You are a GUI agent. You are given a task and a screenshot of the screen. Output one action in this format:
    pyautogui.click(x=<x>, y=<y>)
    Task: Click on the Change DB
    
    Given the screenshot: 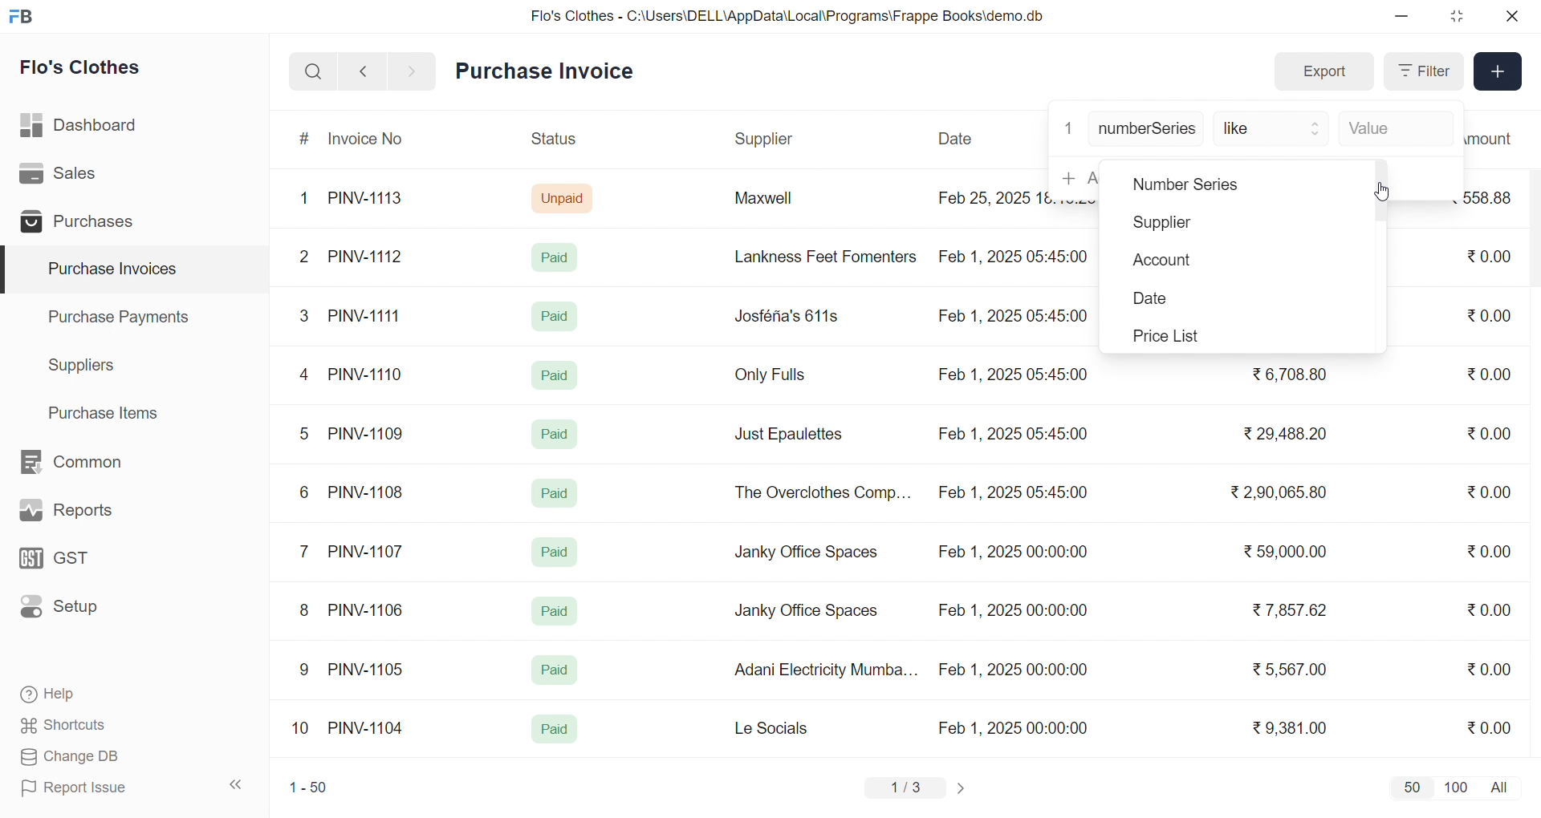 What is the action you would take?
    pyautogui.click(x=101, y=757)
    